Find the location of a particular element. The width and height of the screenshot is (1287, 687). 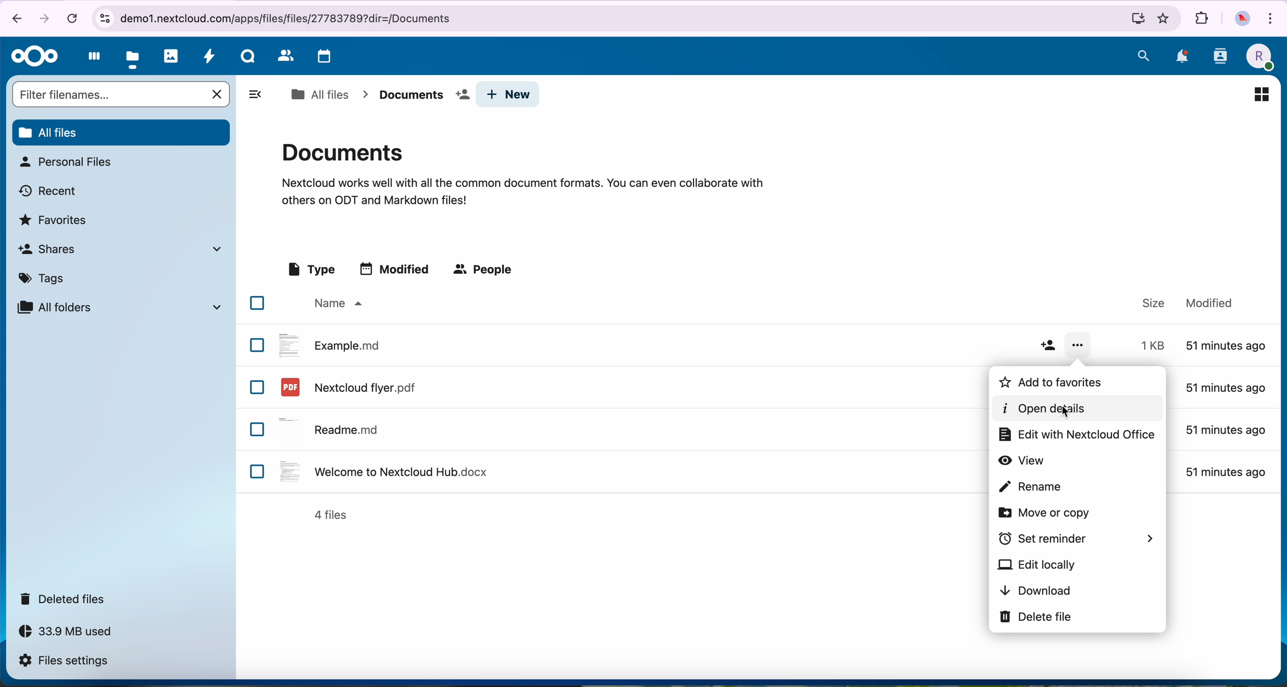

rename is located at coordinates (1029, 487).